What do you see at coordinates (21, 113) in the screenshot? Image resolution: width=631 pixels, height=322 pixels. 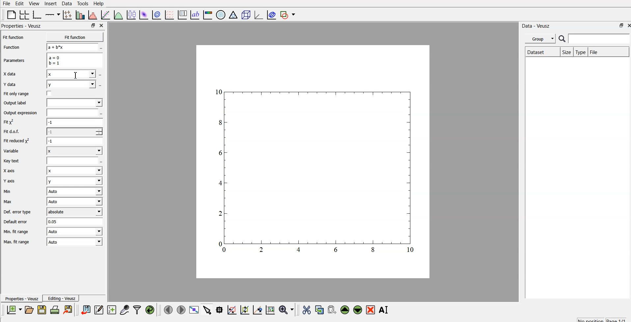 I see `Output expression` at bounding box center [21, 113].